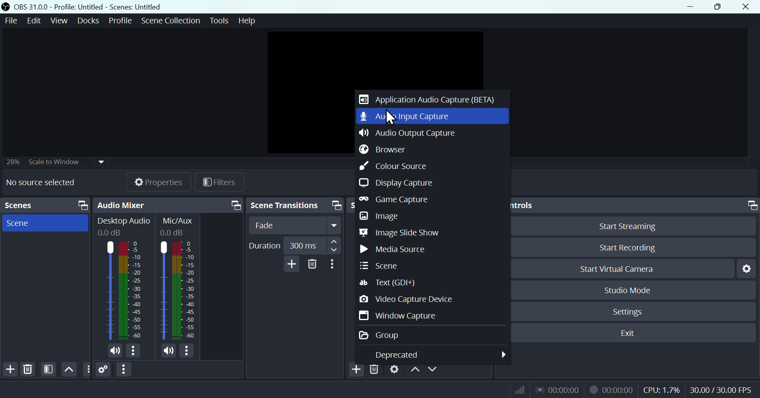  Describe the element at coordinates (220, 21) in the screenshot. I see `Tools` at that location.